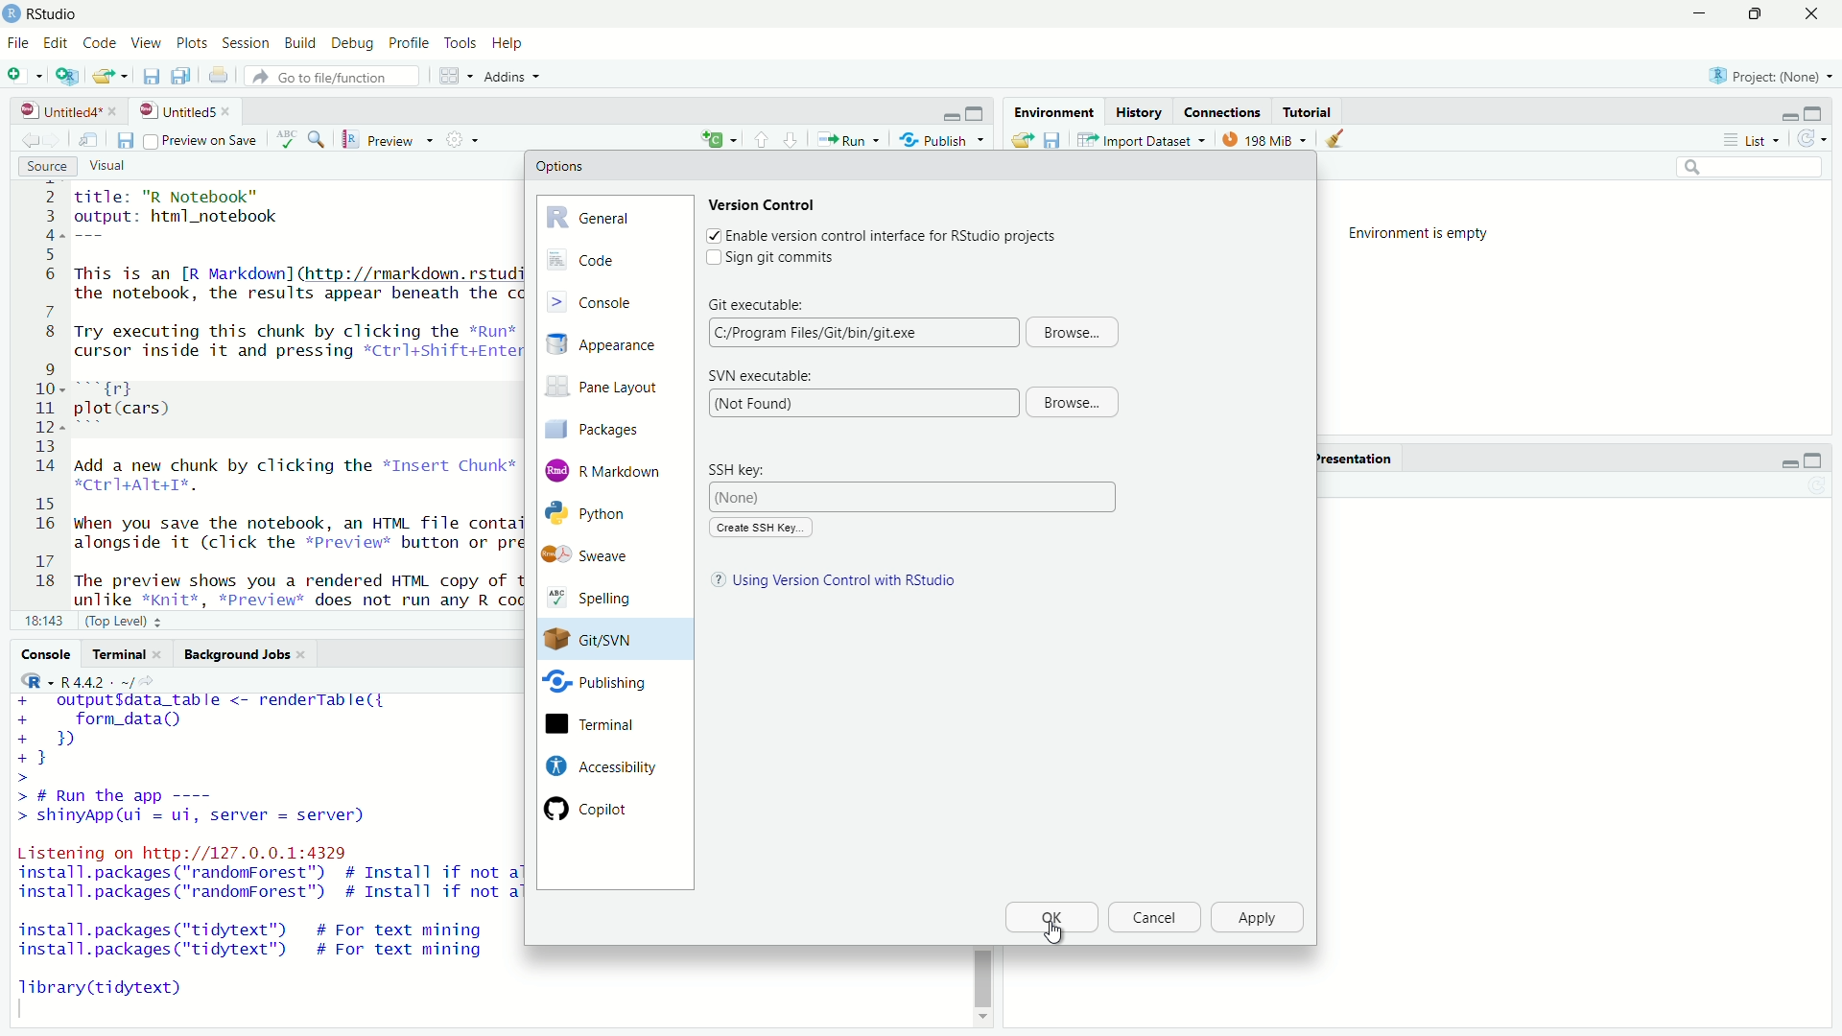  Describe the element at coordinates (942, 138) in the screenshot. I see `Publish` at that location.